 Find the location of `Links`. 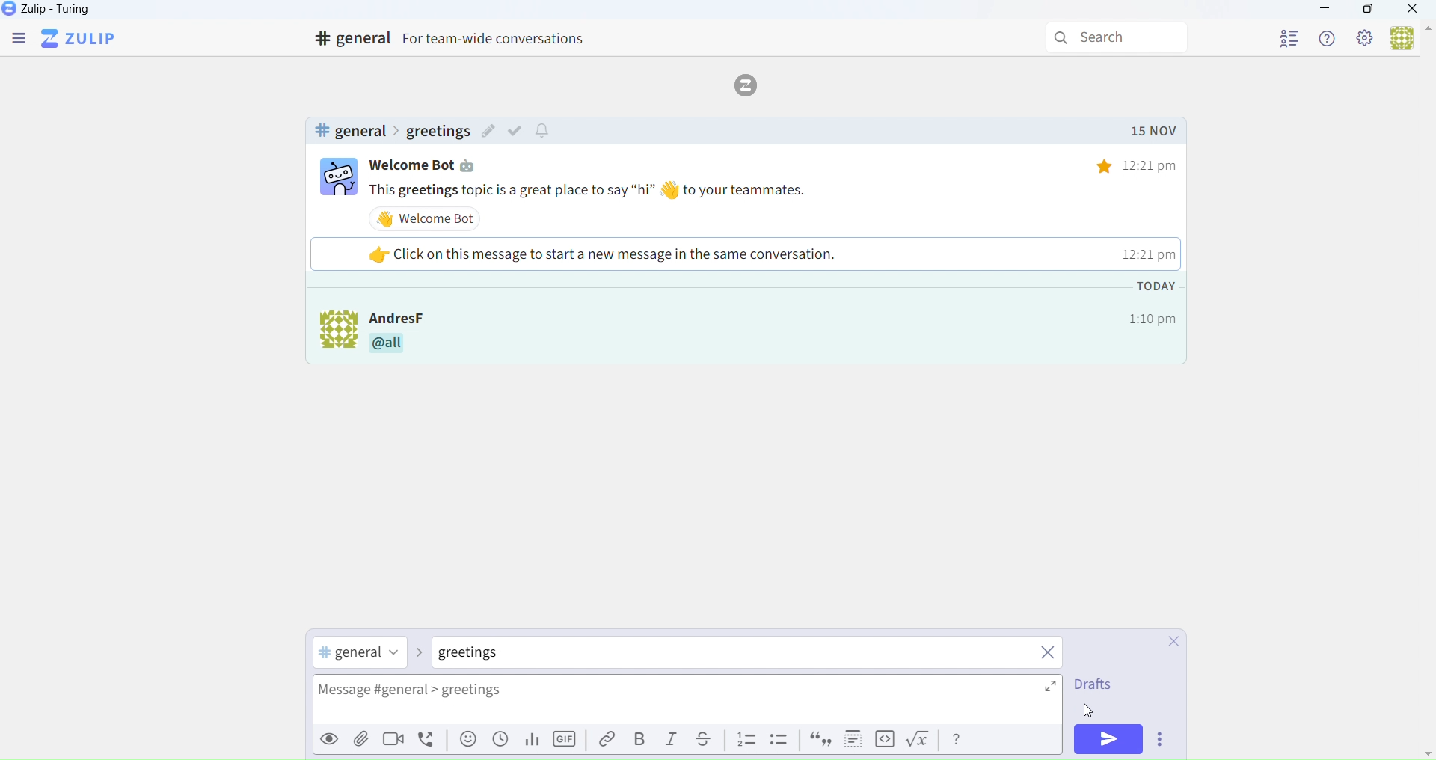

Links is located at coordinates (603, 740).